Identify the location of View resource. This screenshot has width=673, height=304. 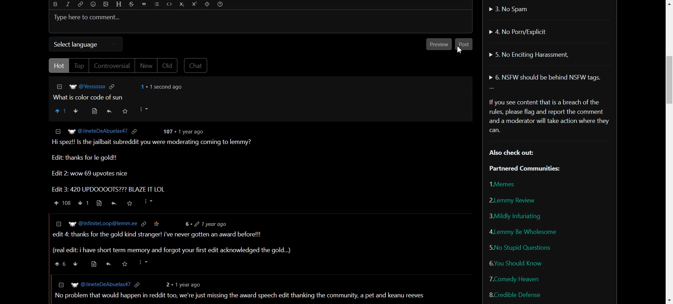
(94, 111).